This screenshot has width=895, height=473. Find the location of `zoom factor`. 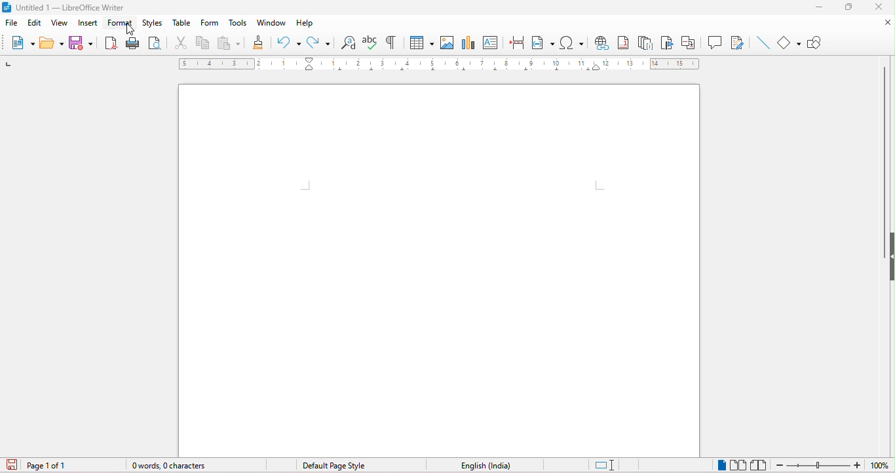

zoom factor is located at coordinates (881, 465).